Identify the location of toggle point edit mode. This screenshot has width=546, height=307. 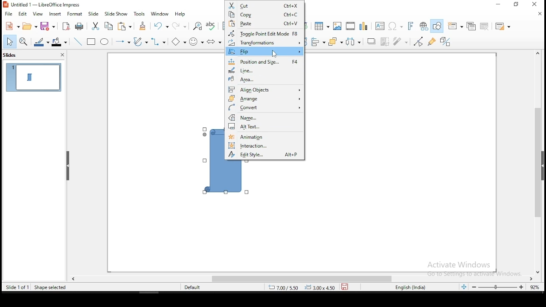
(420, 41).